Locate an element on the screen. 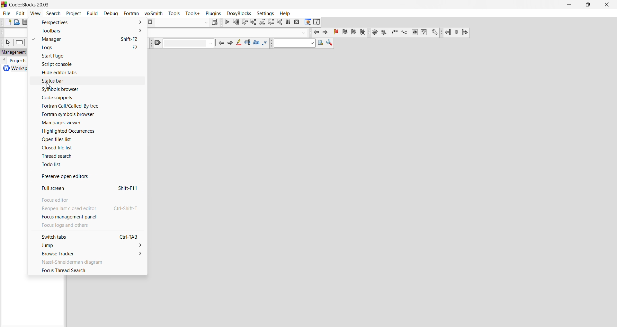 Image resolution: width=617 pixels, height=327 pixels. Insert comment block is located at coordinates (394, 32).